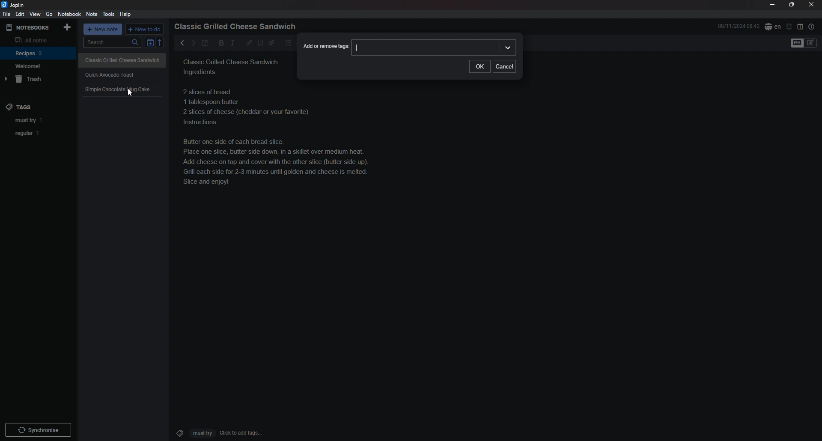 The image size is (822, 441). Describe the element at coordinates (425, 48) in the screenshot. I see `Input box` at that location.